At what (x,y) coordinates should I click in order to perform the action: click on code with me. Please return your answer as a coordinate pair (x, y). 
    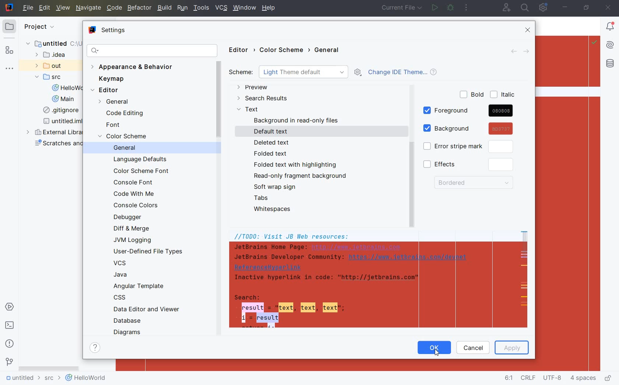
    Looking at the image, I should click on (506, 7).